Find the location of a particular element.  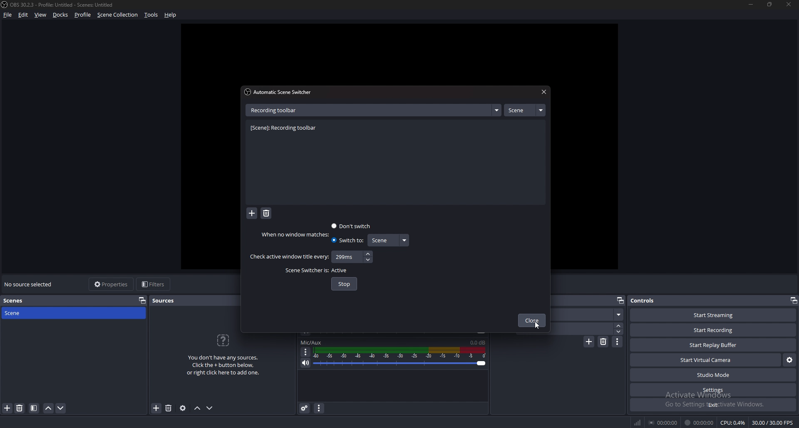

help is located at coordinates (171, 15).